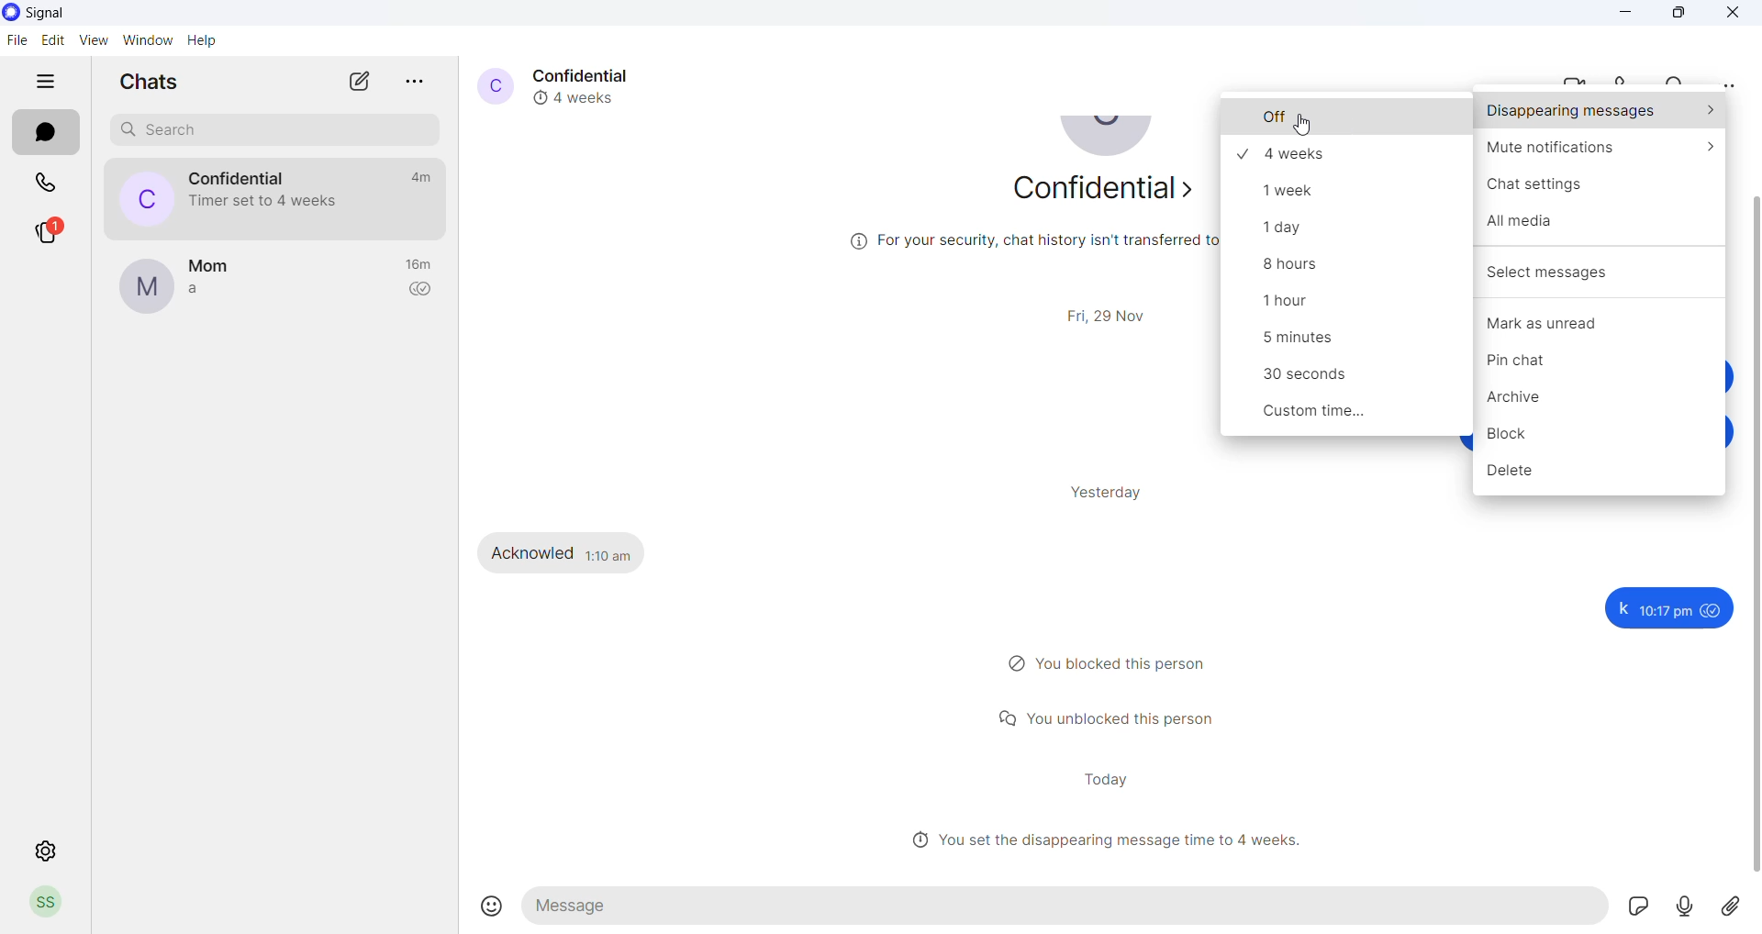 The height and width of the screenshot is (934, 1762). What do you see at coordinates (1353, 230) in the screenshot?
I see `disappearing messages timeframe` at bounding box center [1353, 230].